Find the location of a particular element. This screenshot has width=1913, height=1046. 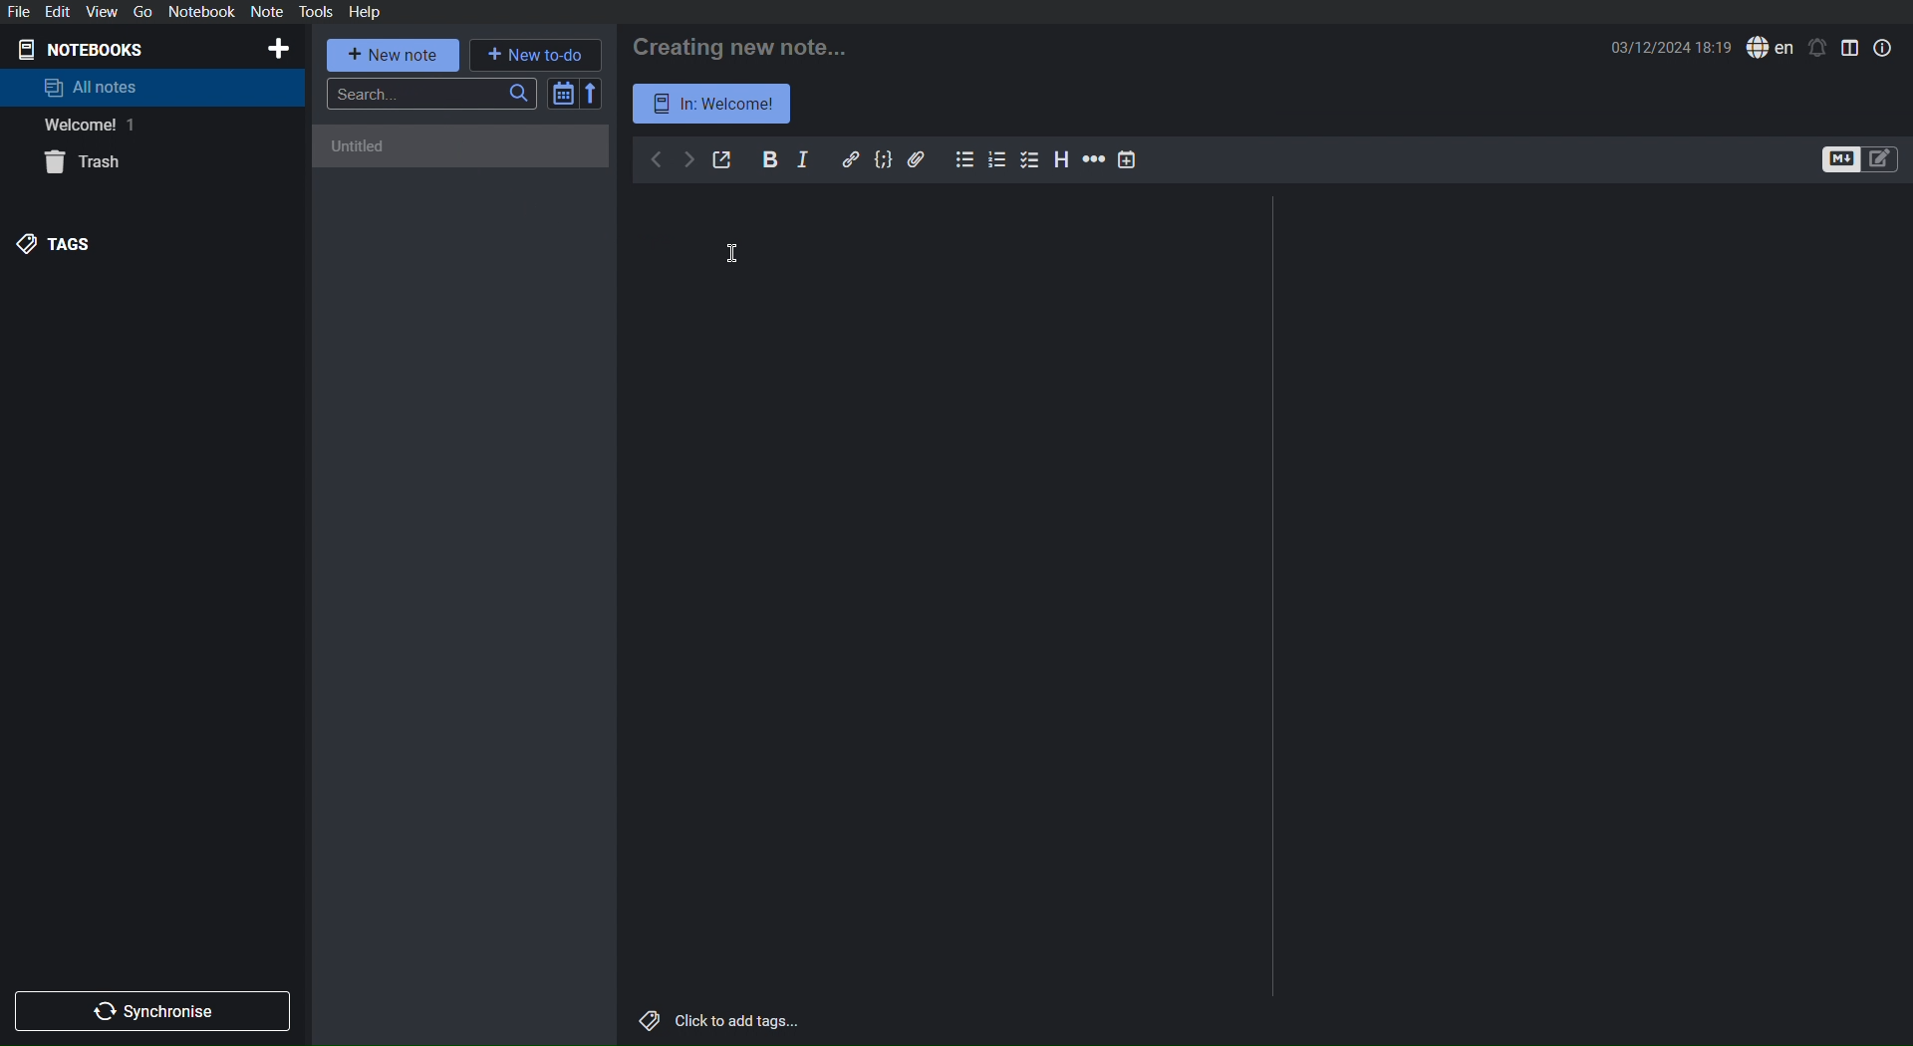

No notes in here is located at coordinates (464, 156).